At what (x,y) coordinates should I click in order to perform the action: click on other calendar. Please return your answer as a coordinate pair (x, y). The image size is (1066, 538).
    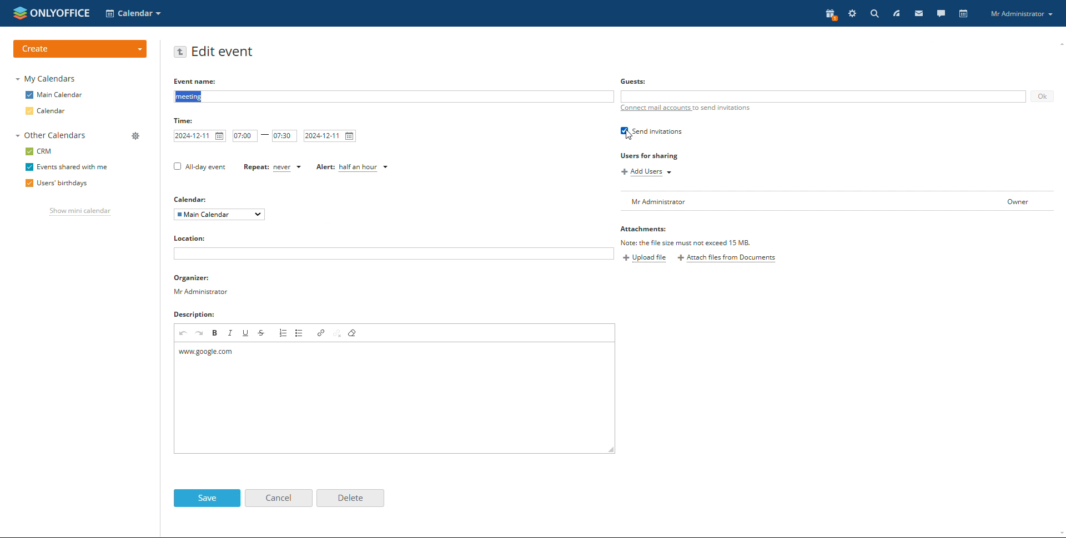
    Looking at the image, I should click on (51, 135).